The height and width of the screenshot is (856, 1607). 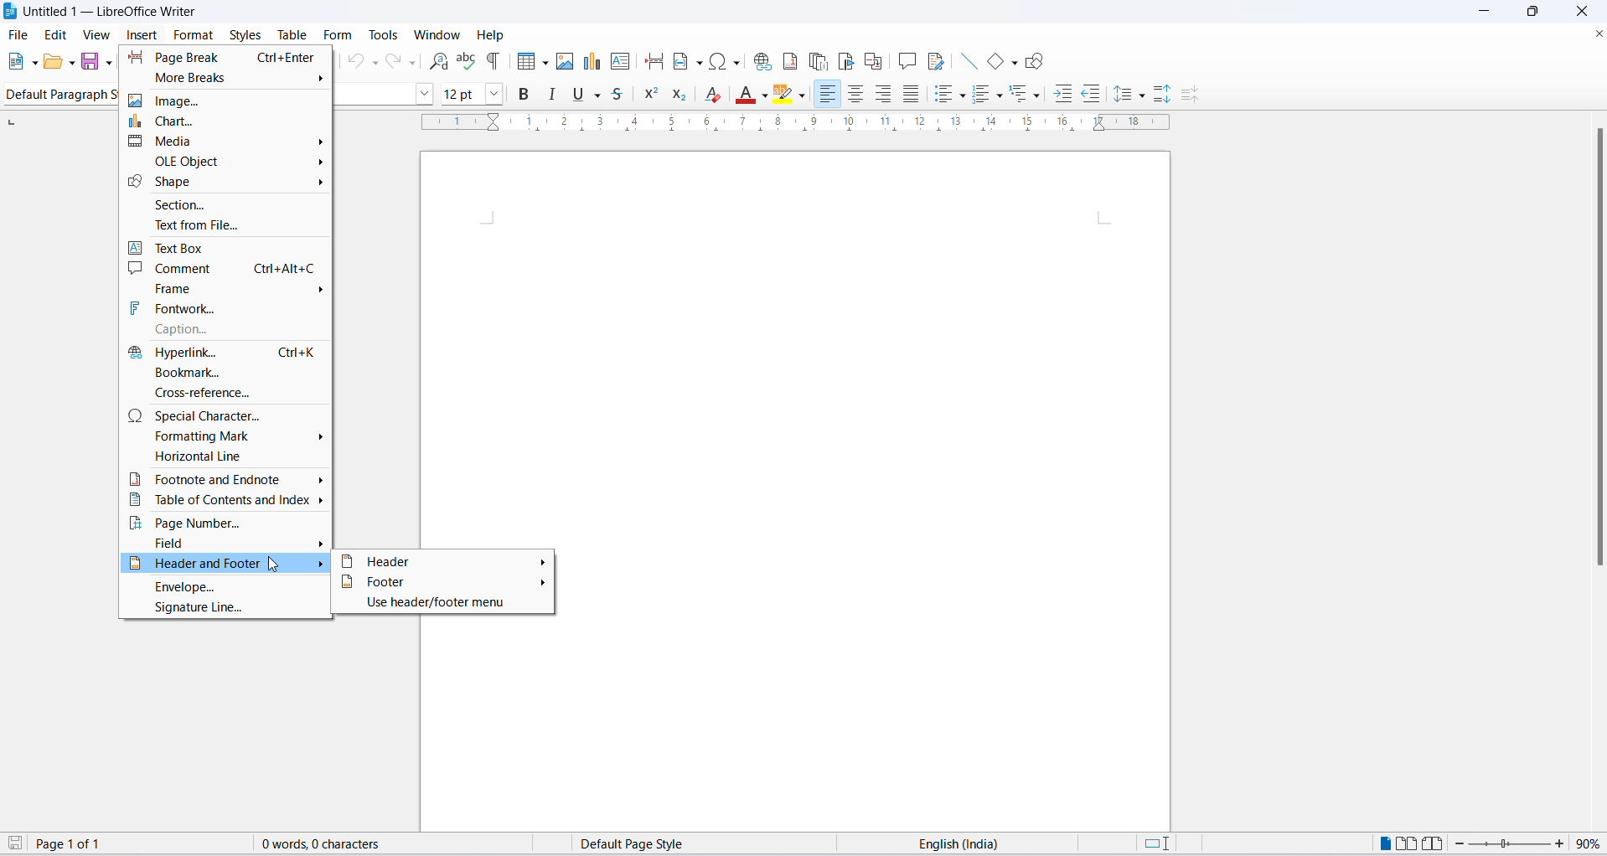 I want to click on file, so click(x=19, y=34).